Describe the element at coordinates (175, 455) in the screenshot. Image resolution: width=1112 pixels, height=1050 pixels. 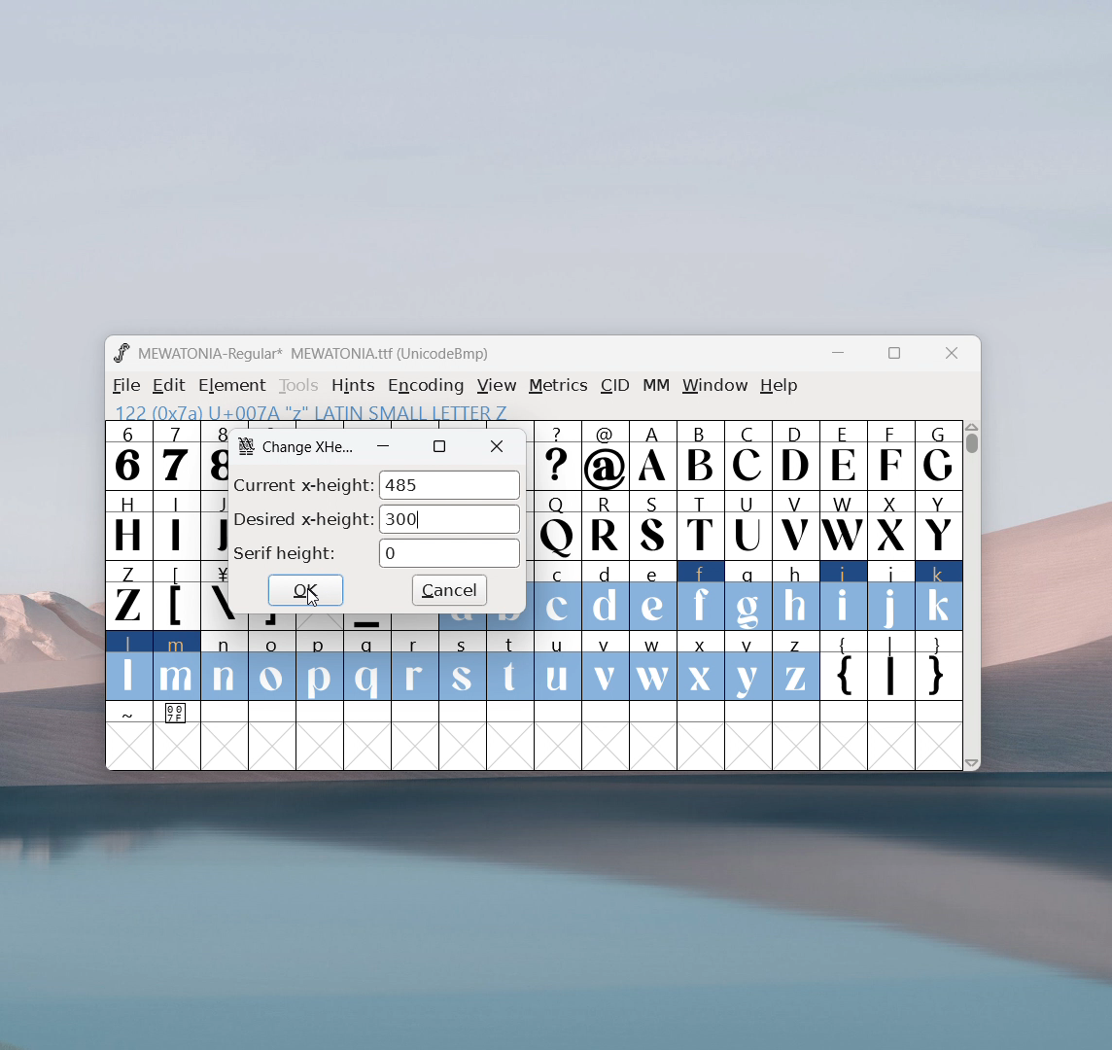
I see `7` at that location.